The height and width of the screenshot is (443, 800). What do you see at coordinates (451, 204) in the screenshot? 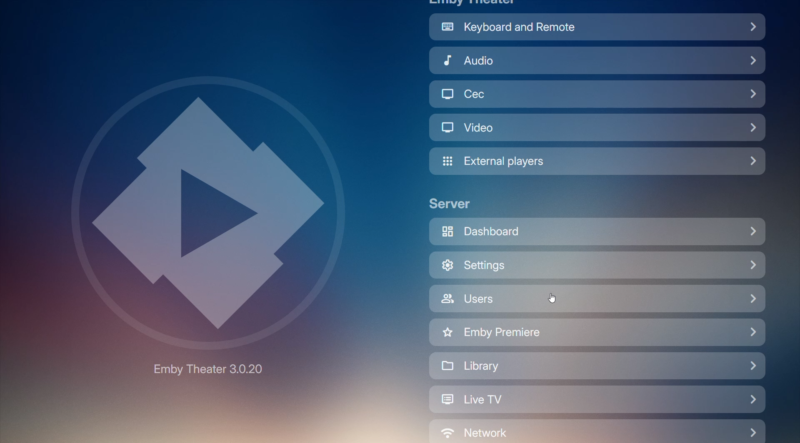
I see `Server` at bounding box center [451, 204].